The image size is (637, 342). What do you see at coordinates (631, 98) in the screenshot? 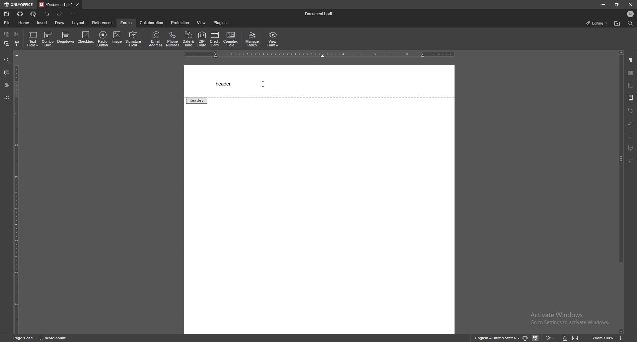
I see `header/footer` at bounding box center [631, 98].